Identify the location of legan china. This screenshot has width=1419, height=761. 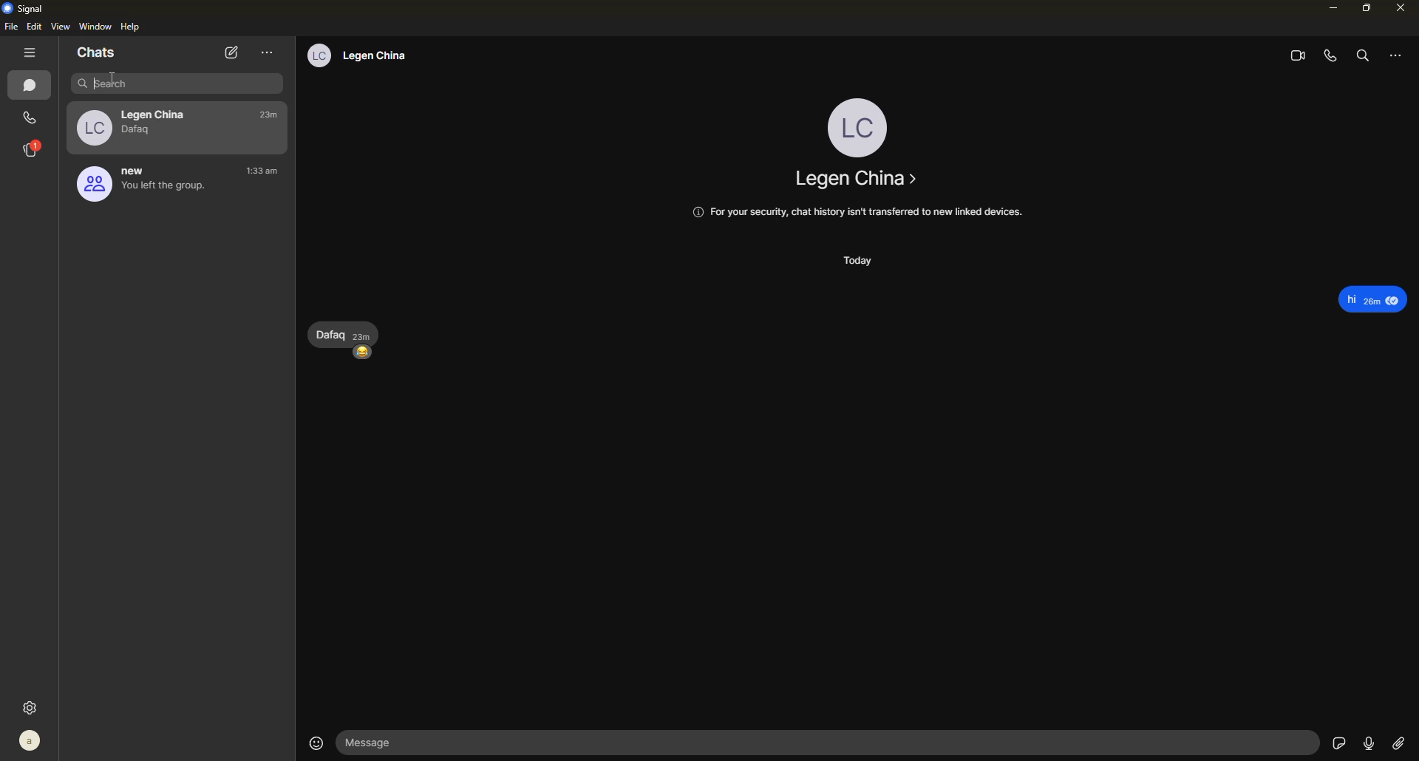
(382, 57).